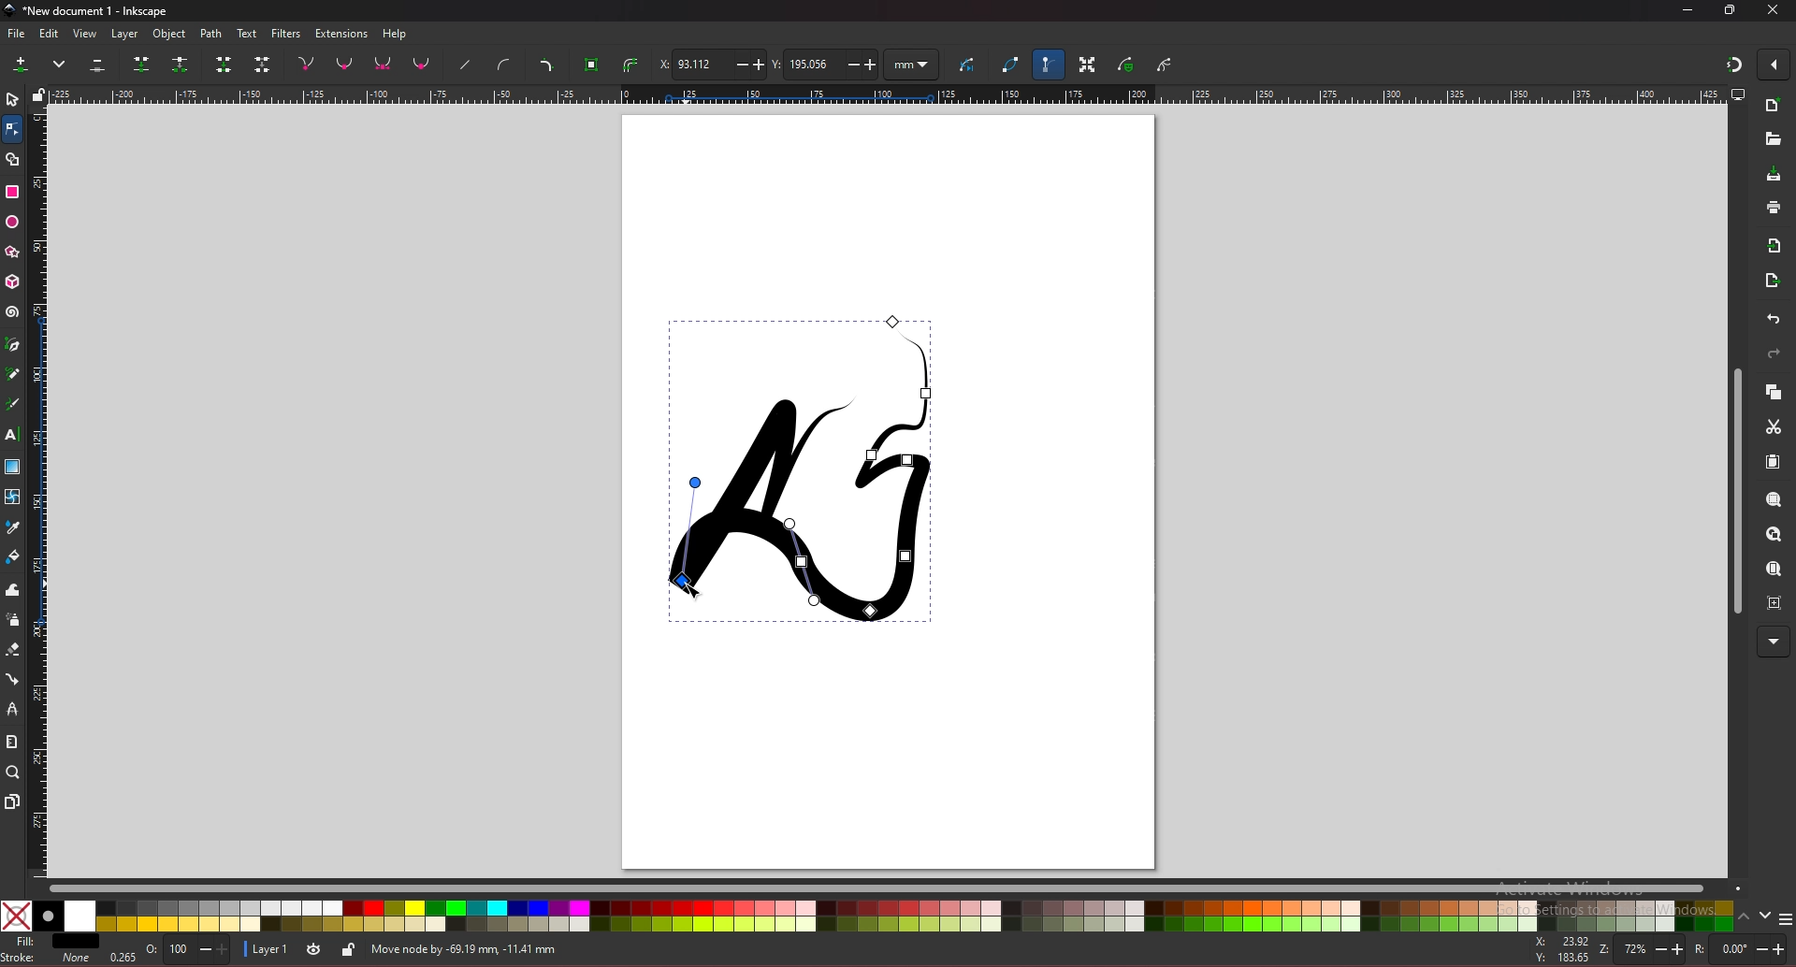 This screenshot has width=1796, height=967. What do you see at coordinates (888, 94) in the screenshot?
I see `horizontal scale` at bounding box center [888, 94].